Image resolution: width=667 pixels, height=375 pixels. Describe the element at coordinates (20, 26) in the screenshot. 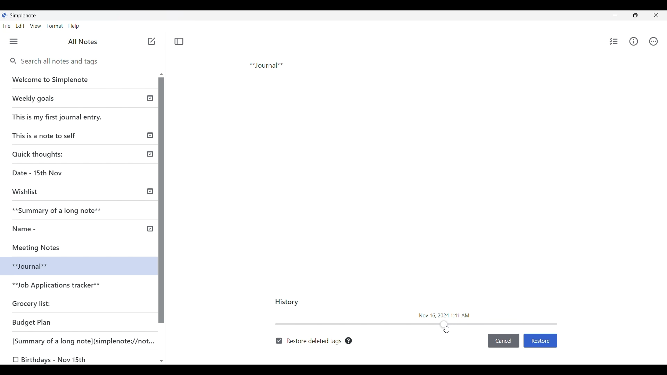

I see `Edit menu` at that location.